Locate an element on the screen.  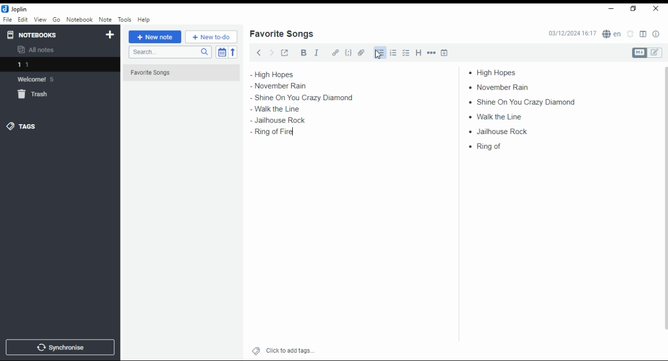
bold is located at coordinates (303, 53).